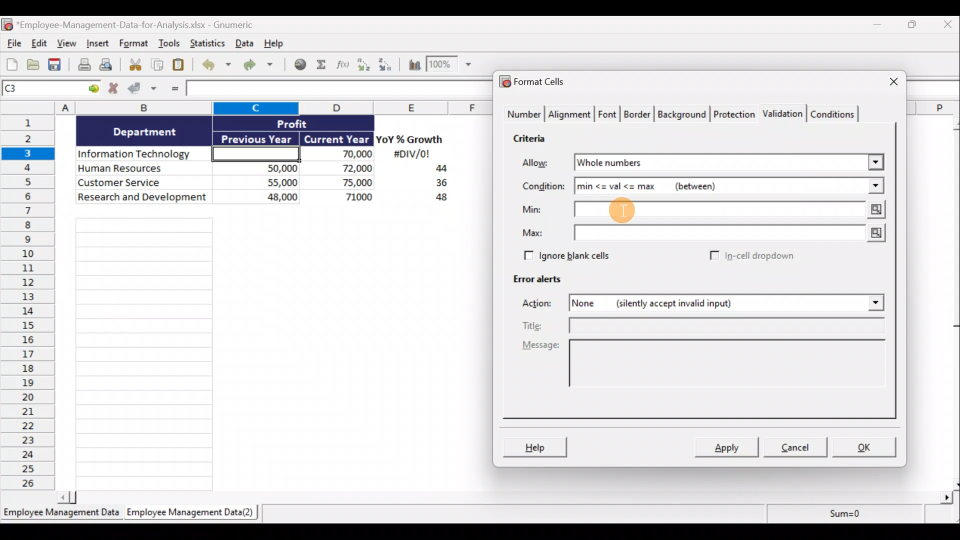  What do you see at coordinates (581, 256) in the screenshot?
I see `Ignore blank cells` at bounding box center [581, 256].